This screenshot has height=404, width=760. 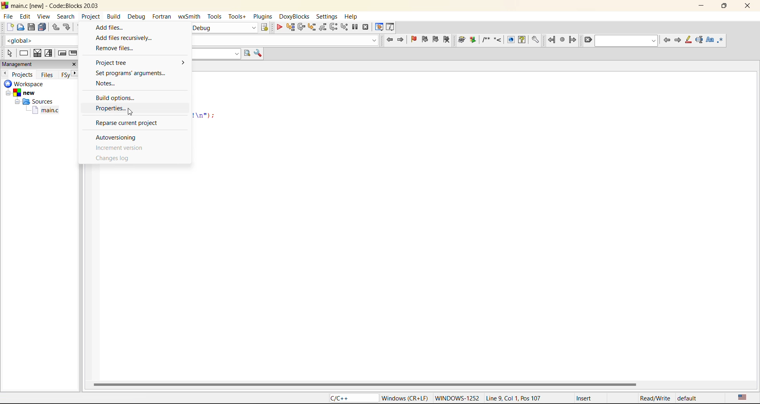 I want to click on plugins, so click(x=262, y=17).